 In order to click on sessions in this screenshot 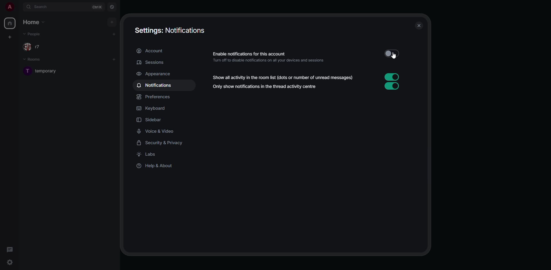, I will do `click(150, 62)`.